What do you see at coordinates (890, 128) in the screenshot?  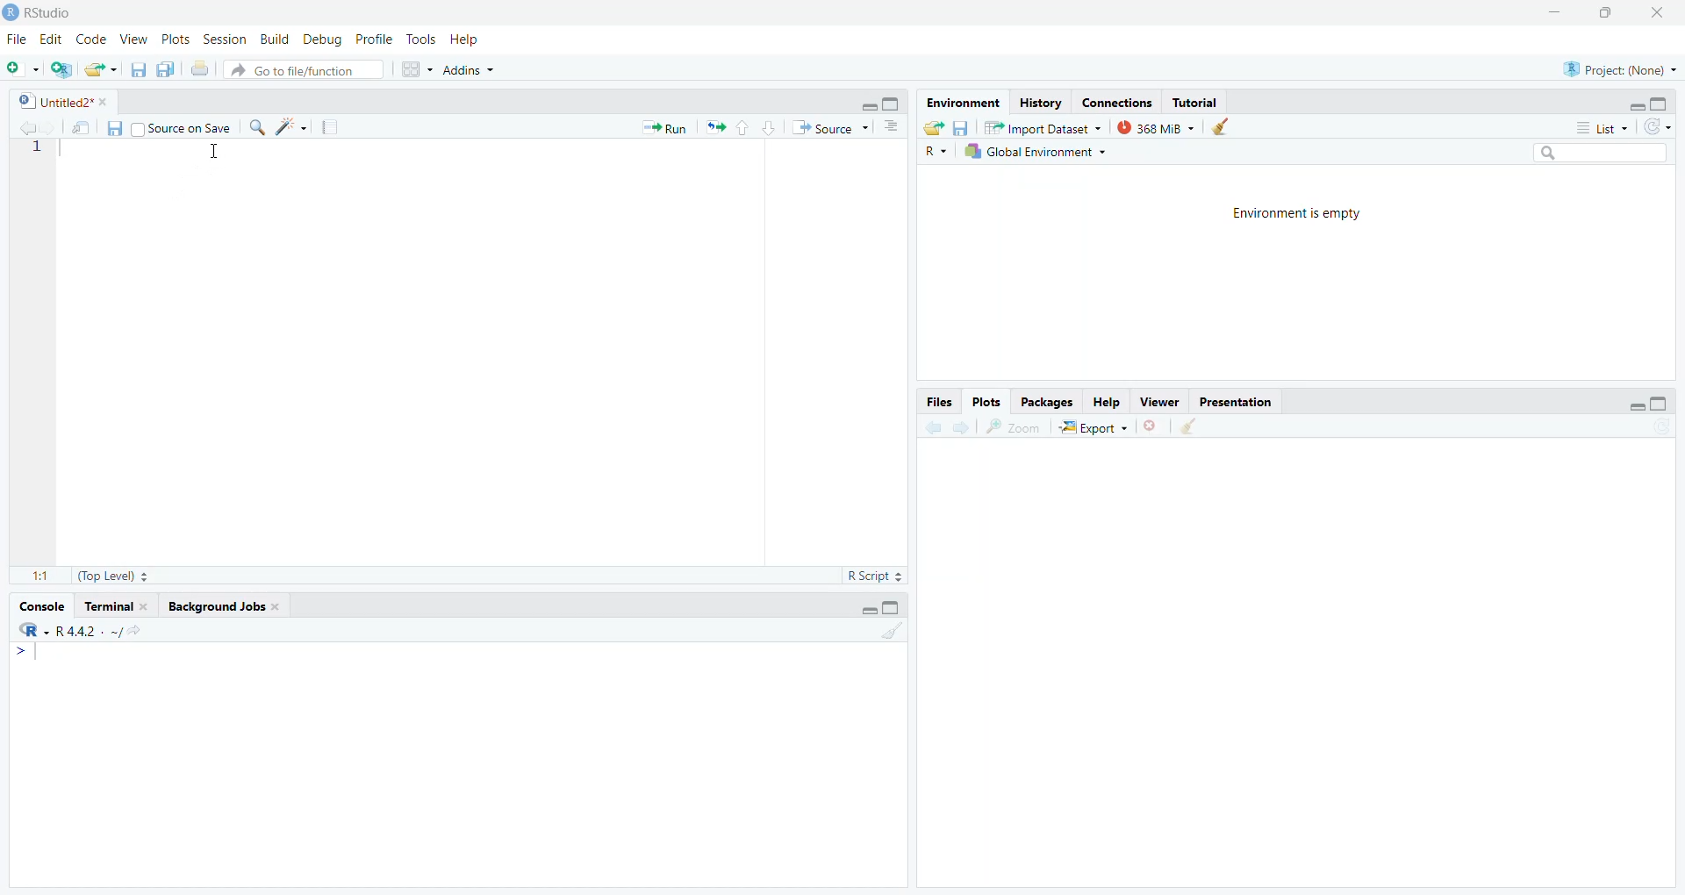 I see `options` at bounding box center [890, 128].